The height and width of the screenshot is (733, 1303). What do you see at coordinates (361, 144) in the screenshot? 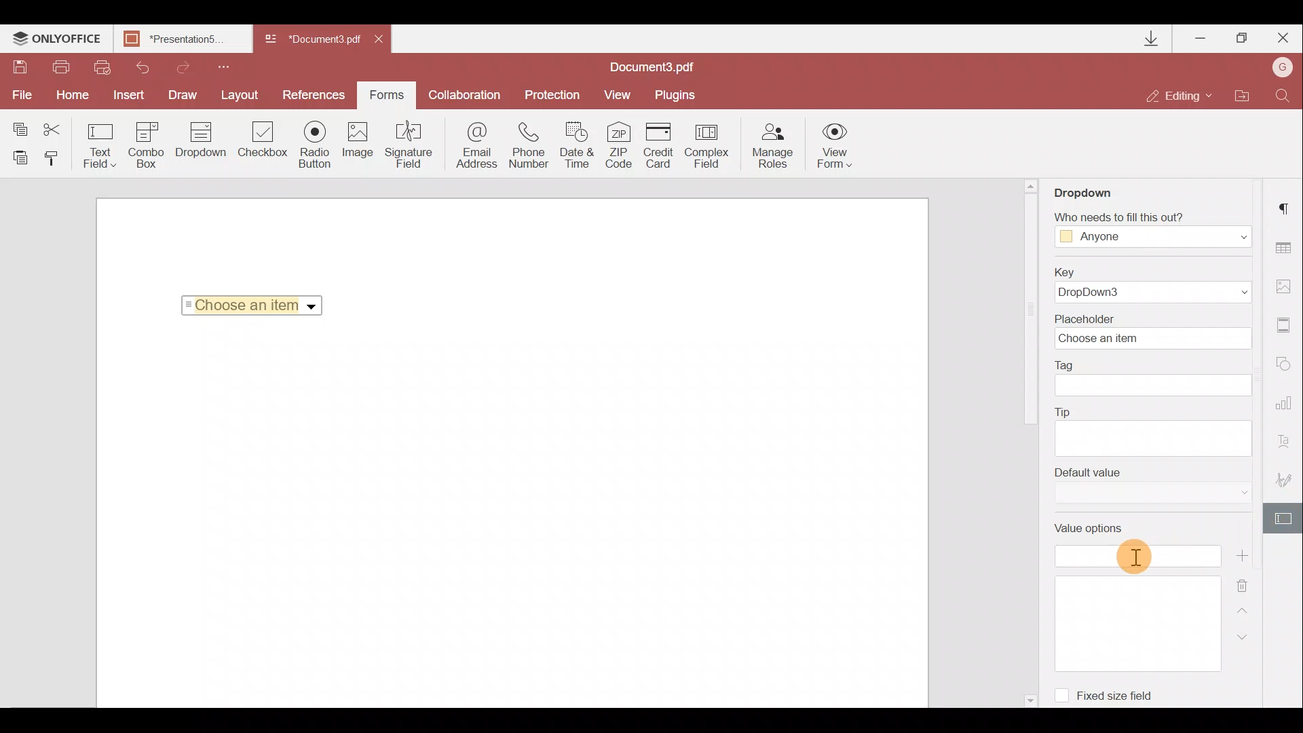
I see `Image` at bounding box center [361, 144].